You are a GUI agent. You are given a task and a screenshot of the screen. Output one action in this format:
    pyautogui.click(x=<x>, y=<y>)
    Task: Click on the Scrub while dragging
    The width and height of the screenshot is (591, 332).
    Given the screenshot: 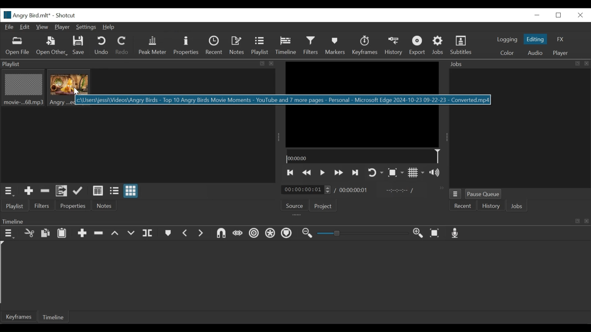 What is the action you would take?
    pyautogui.click(x=237, y=234)
    